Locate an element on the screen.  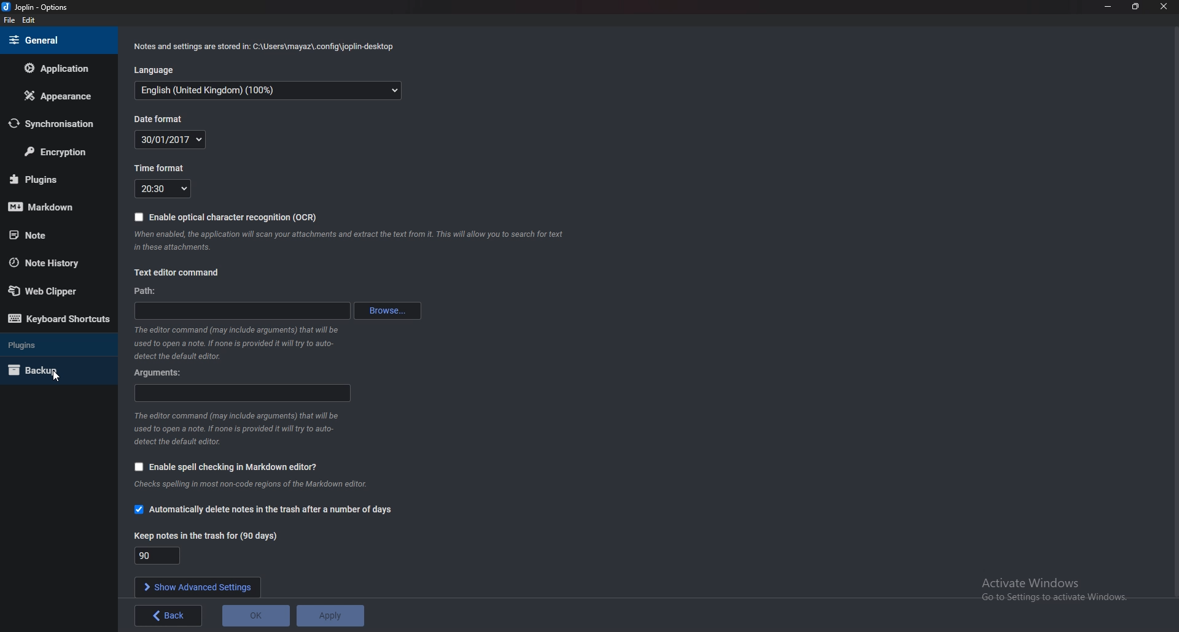
Info on editor command is located at coordinates (240, 342).